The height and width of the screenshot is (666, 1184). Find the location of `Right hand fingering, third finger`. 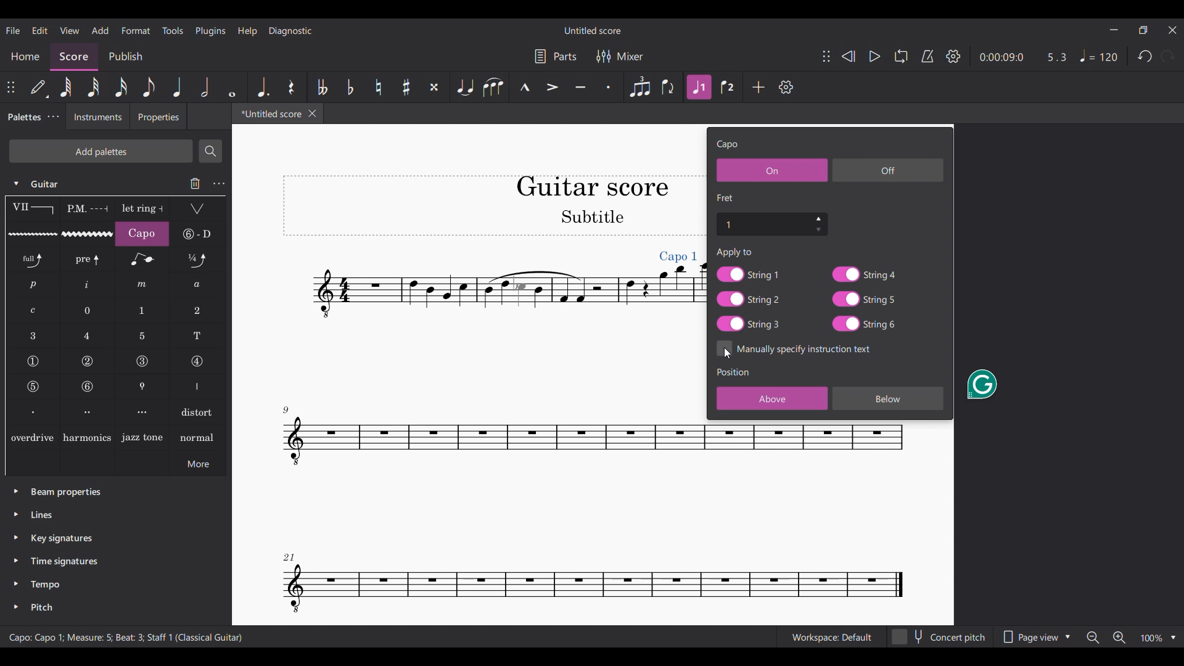

Right hand fingering, third finger is located at coordinates (143, 412).